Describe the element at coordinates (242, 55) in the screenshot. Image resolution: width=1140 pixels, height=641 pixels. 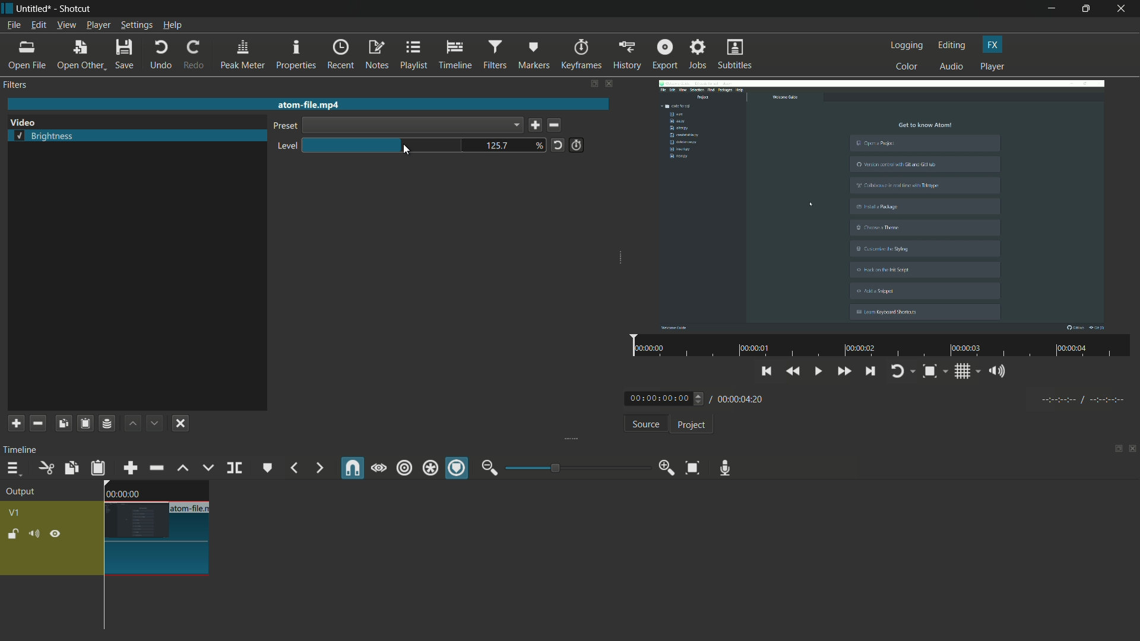
I see `peak meter` at that location.